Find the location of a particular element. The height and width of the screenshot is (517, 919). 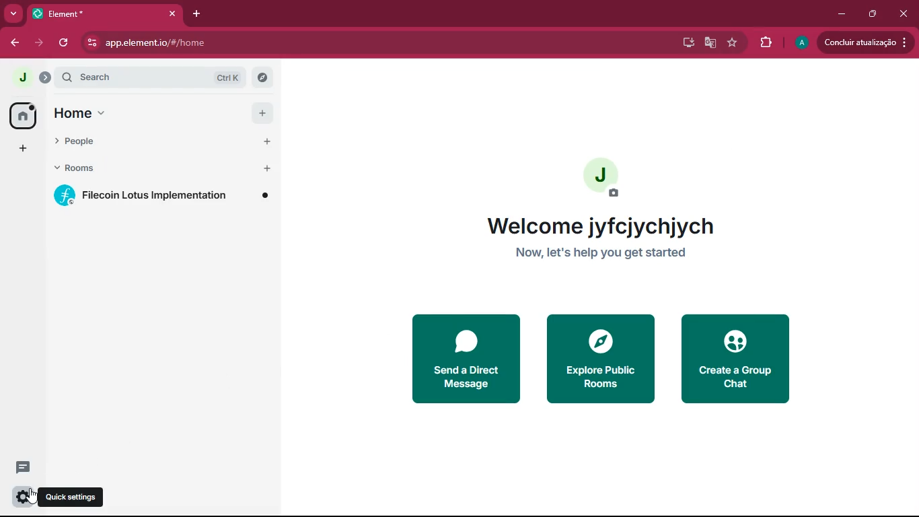

url is located at coordinates (194, 43).